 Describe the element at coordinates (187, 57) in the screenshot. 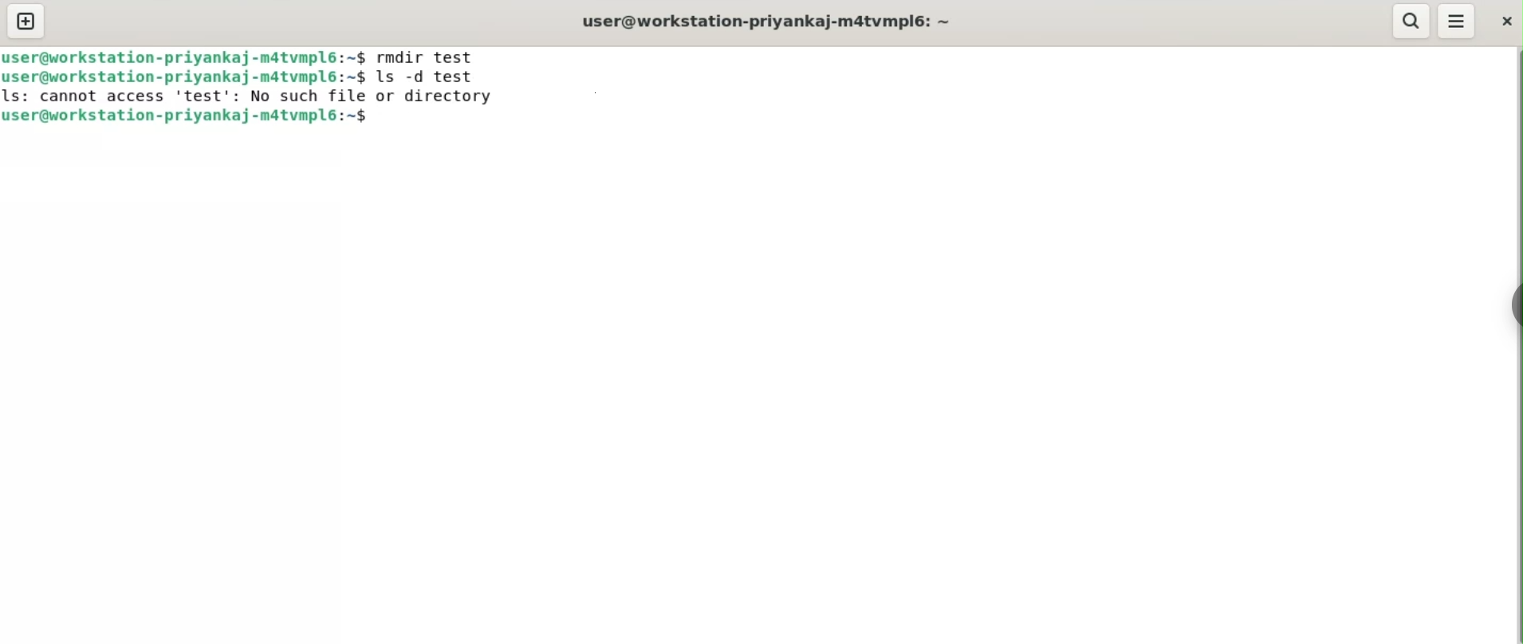

I see `user@workstation-priyankaj-m4tvmpl6: ~$` at that location.